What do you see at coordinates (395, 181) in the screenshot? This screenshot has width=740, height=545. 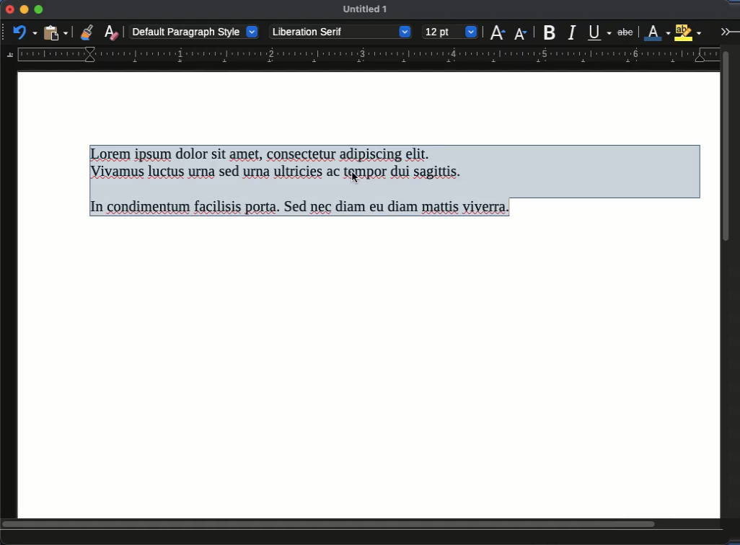 I see `Here is the transcription of the text:  ---  Lorem ipsum dolor sit amet, consectetur adipiscing elit.   Vivamus luctus urna sed urna ultricies ac tempor dui sagittis.    In condimentum facilisis porta. Sed nec diam eu diam mattis viverra.` at bounding box center [395, 181].